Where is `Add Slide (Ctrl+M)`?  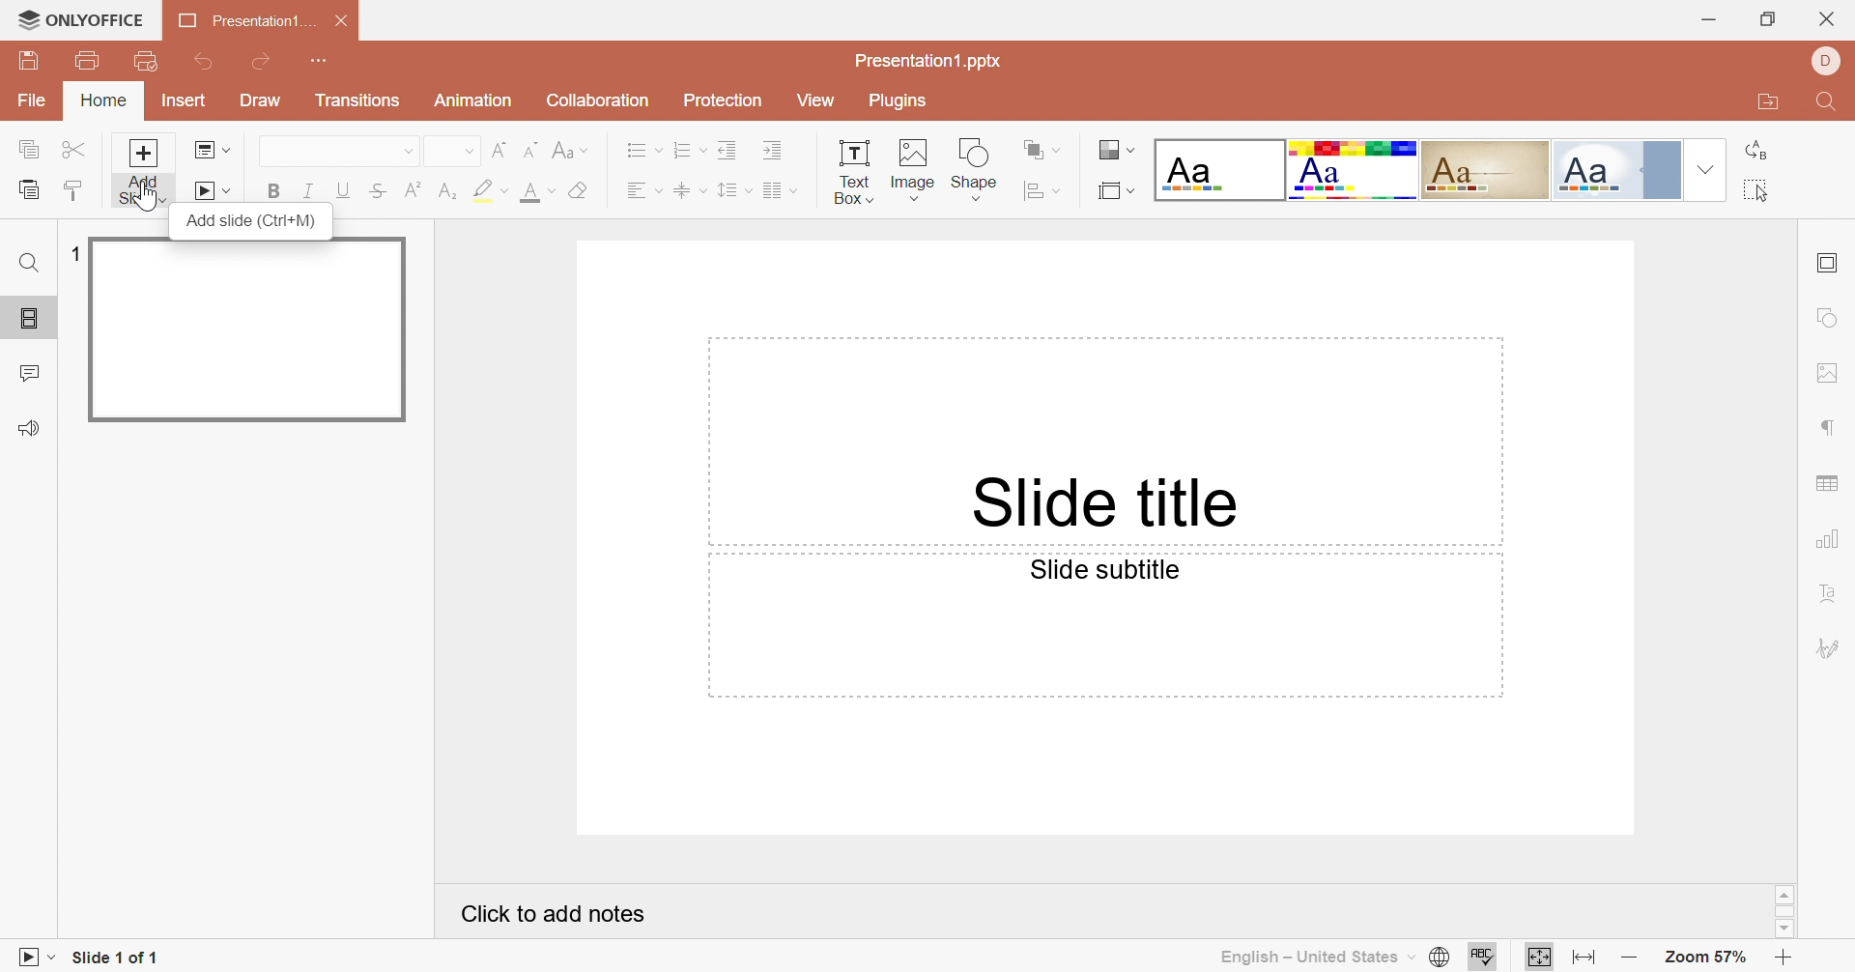
Add Slide (Ctrl+M) is located at coordinates (253, 219).